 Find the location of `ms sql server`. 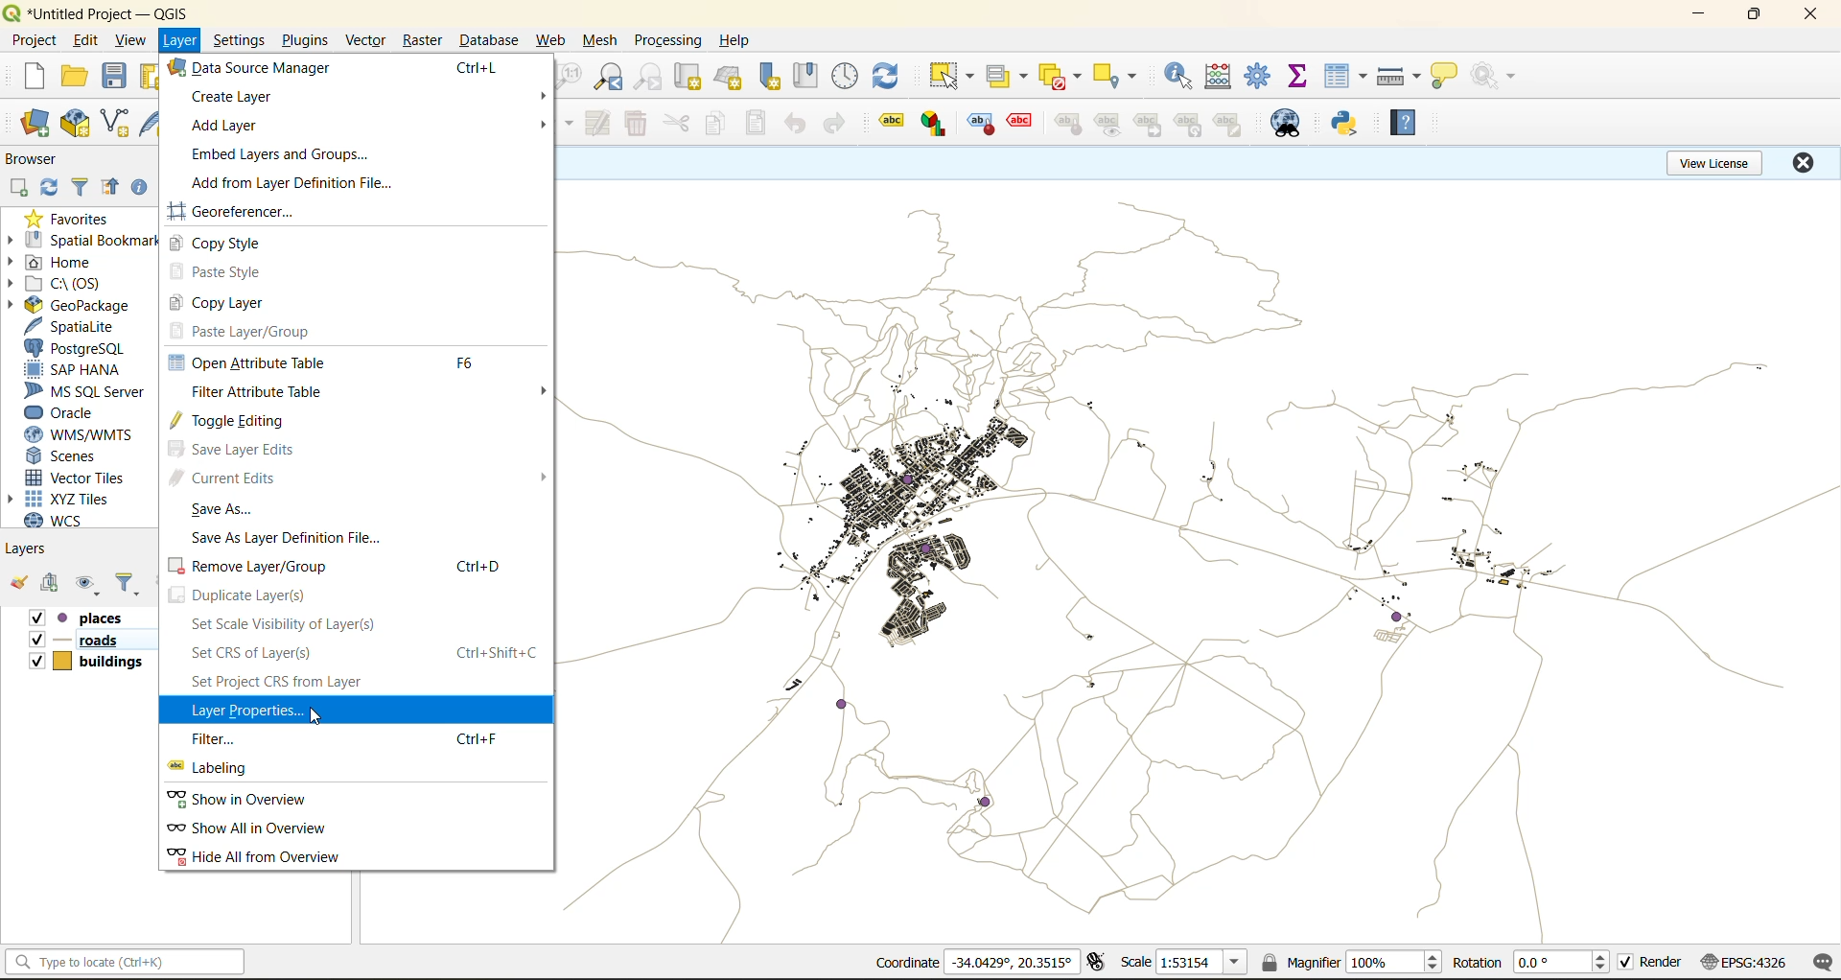

ms sql server is located at coordinates (84, 389).